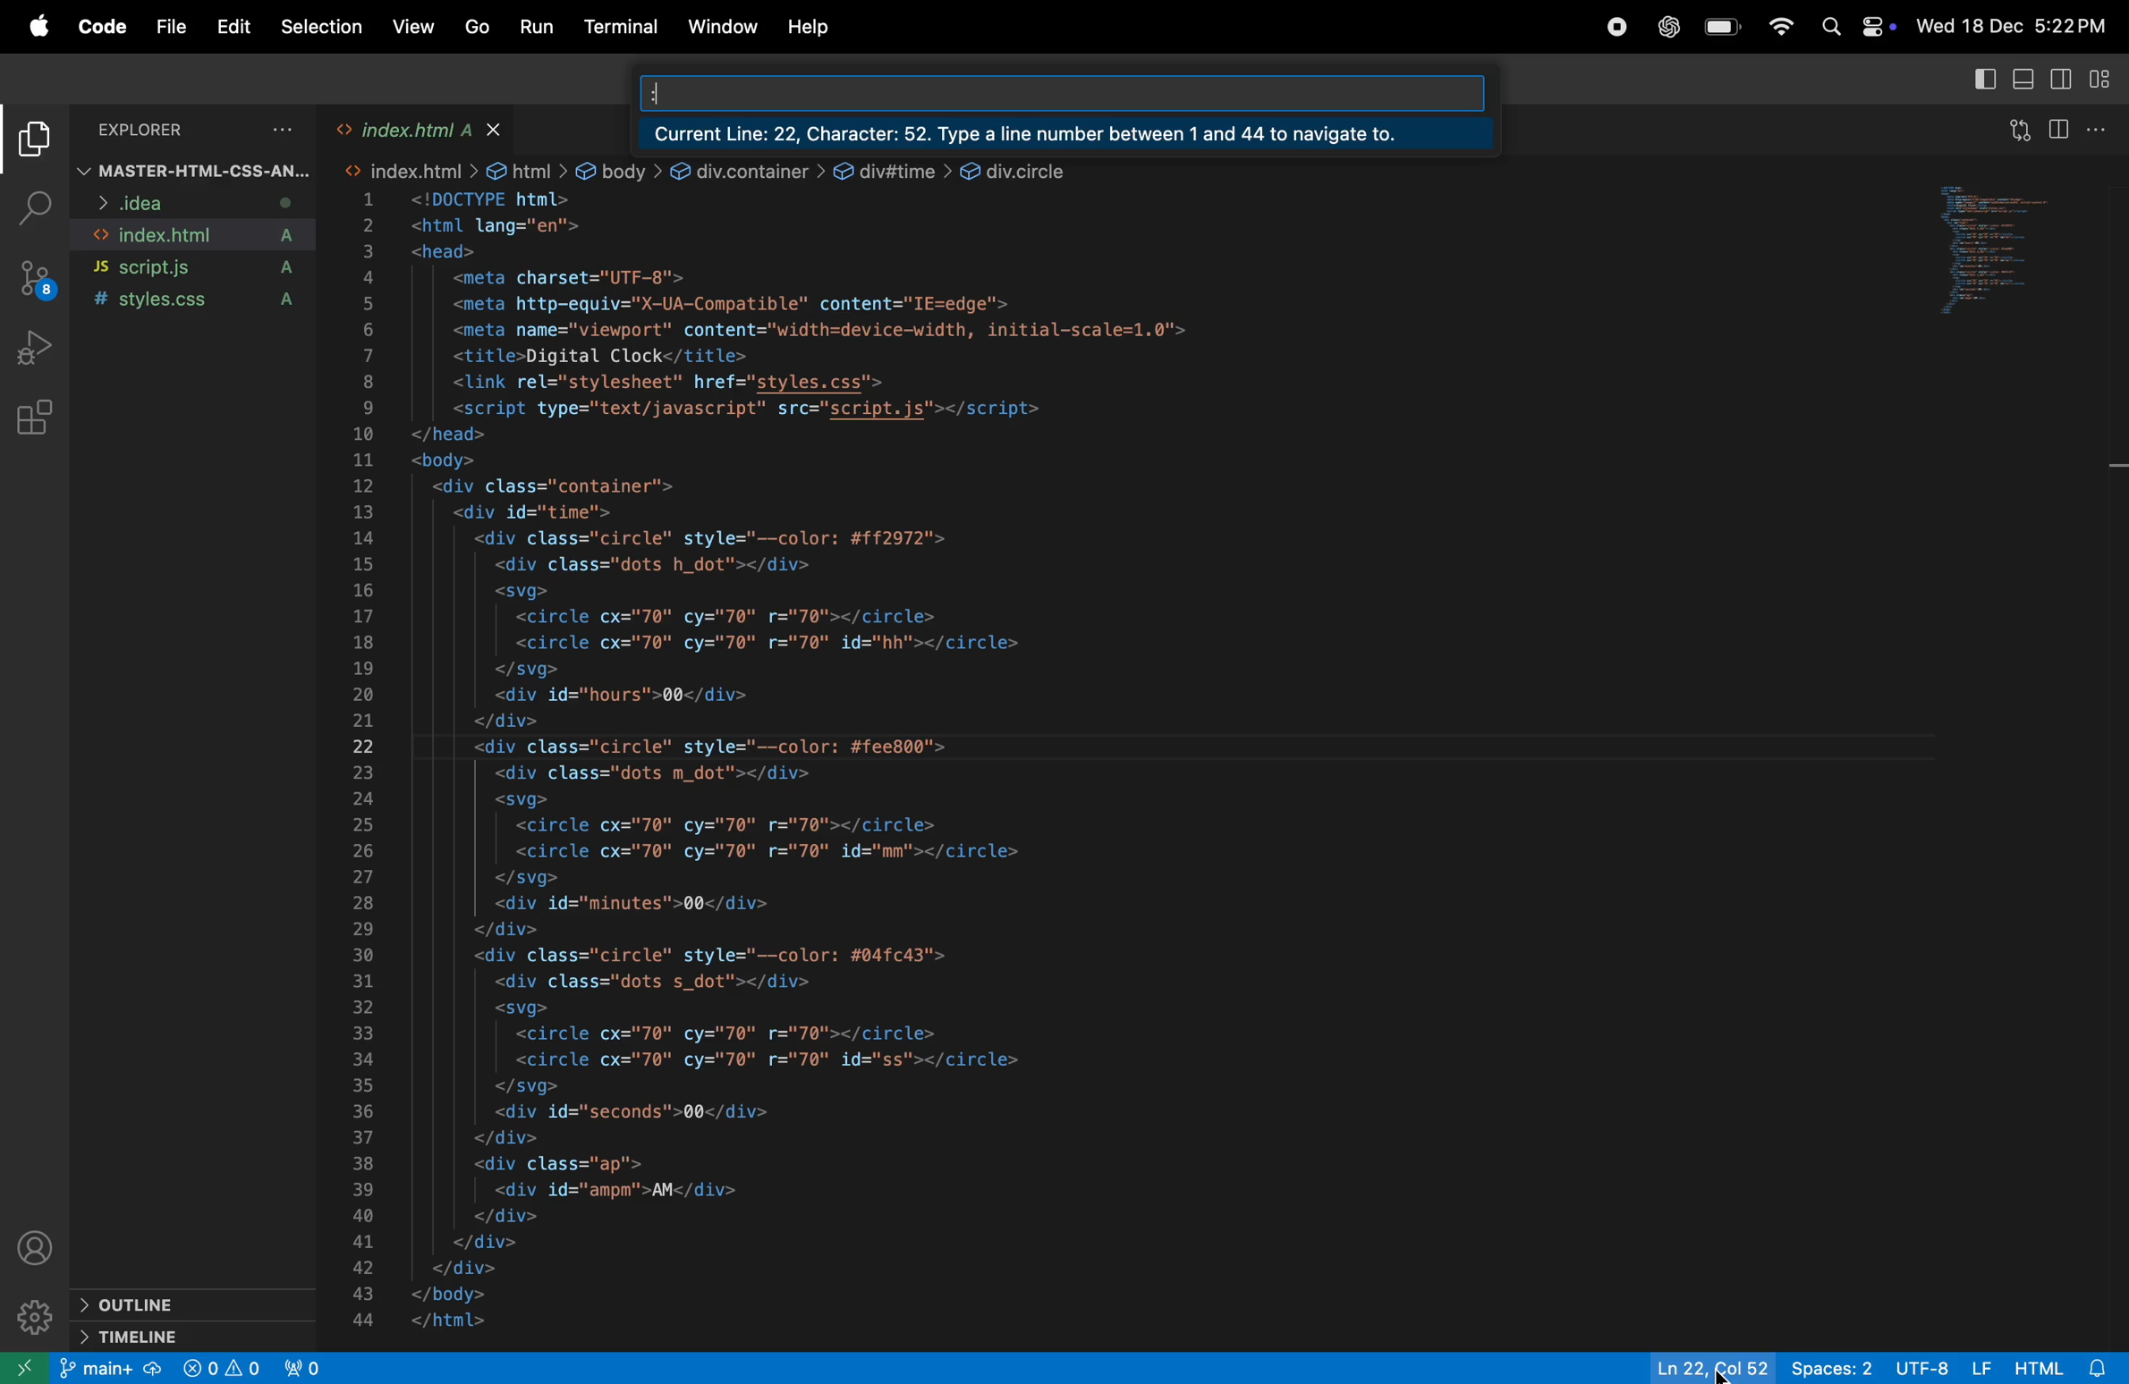 The image size is (2129, 1384). Describe the element at coordinates (24, 1367) in the screenshot. I see `open another window` at that location.